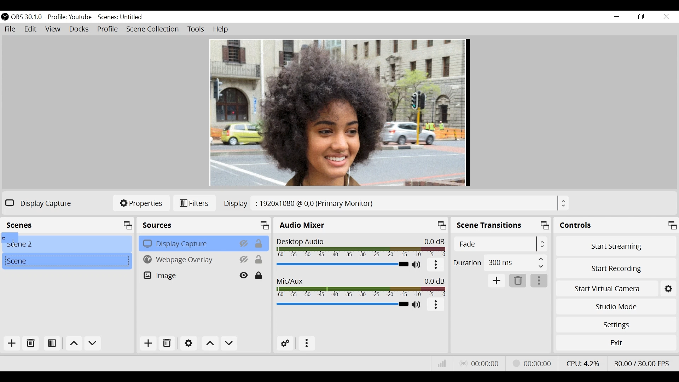 This screenshot has width=679, height=382. What do you see at coordinates (517, 280) in the screenshot?
I see `Delete` at bounding box center [517, 280].